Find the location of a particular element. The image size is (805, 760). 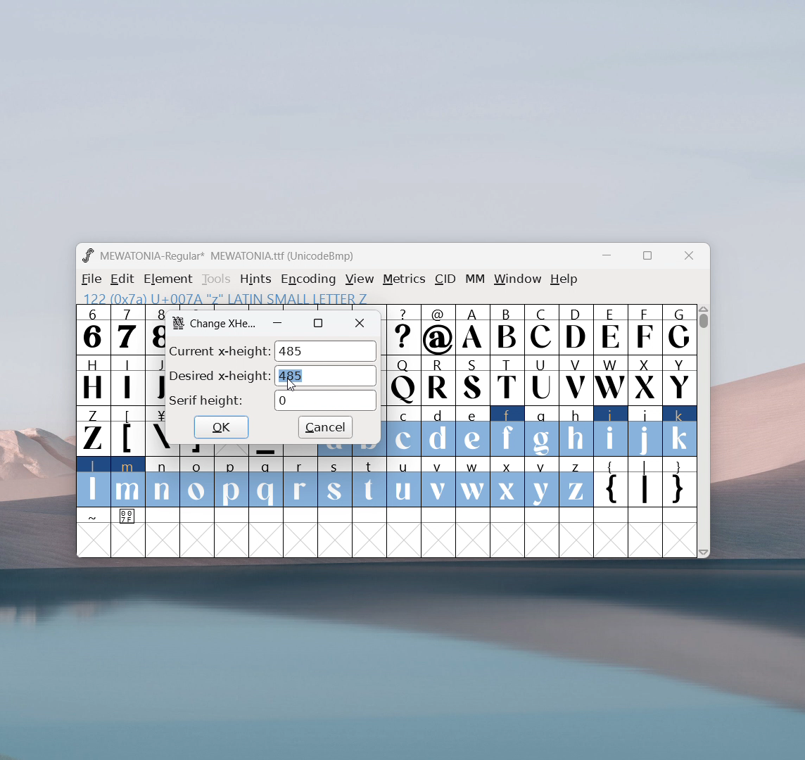

maximize is located at coordinates (318, 323).